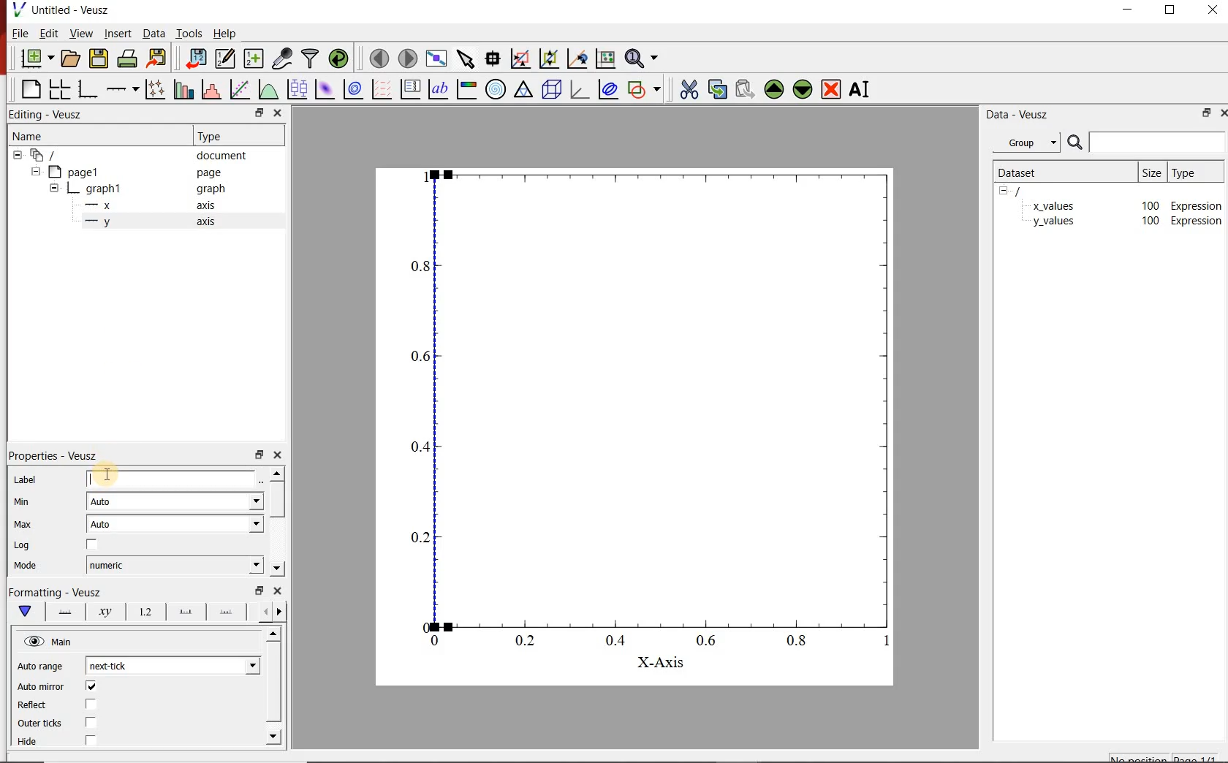 The width and height of the screenshot is (1228, 763). Describe the element at coordinates (1028, 172) in the screenshot. I see `dataset` at that location.